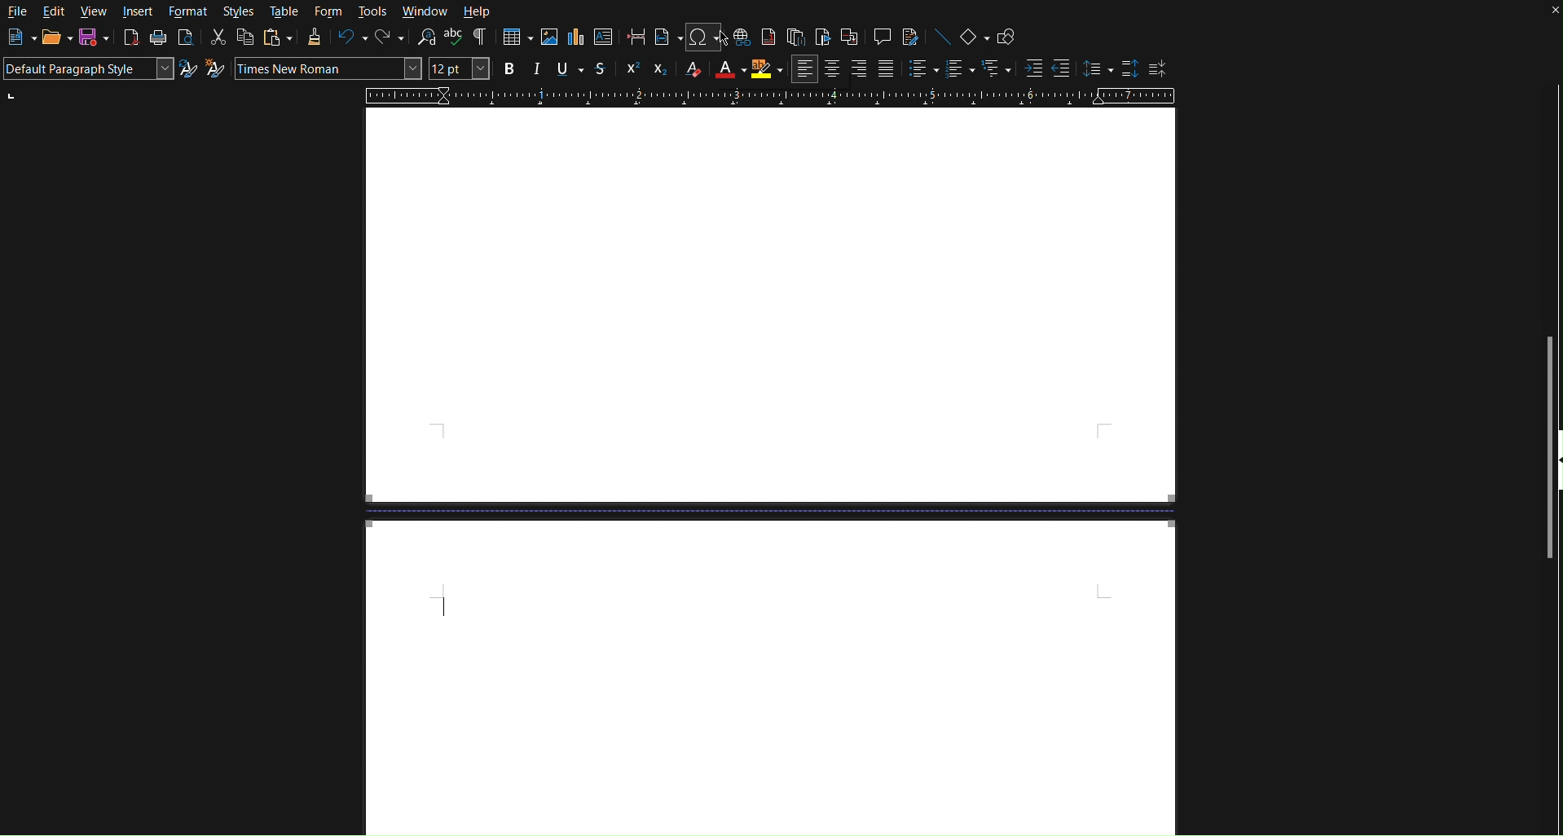  What do you see at coordinates (93, 39) in the screenshot?
I see `Save` at bounding box center [93, 39].